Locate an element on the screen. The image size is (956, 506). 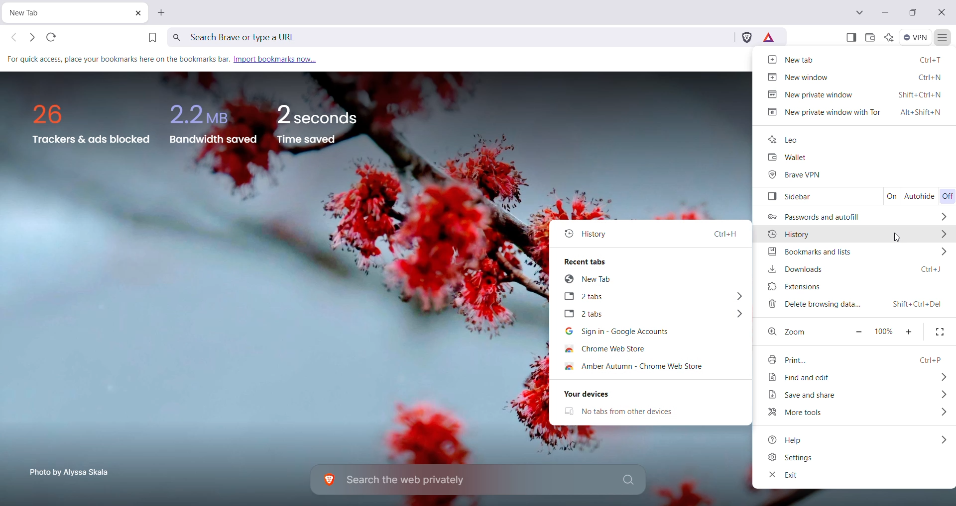
Password and autofill is located at coordinates (856, 216).